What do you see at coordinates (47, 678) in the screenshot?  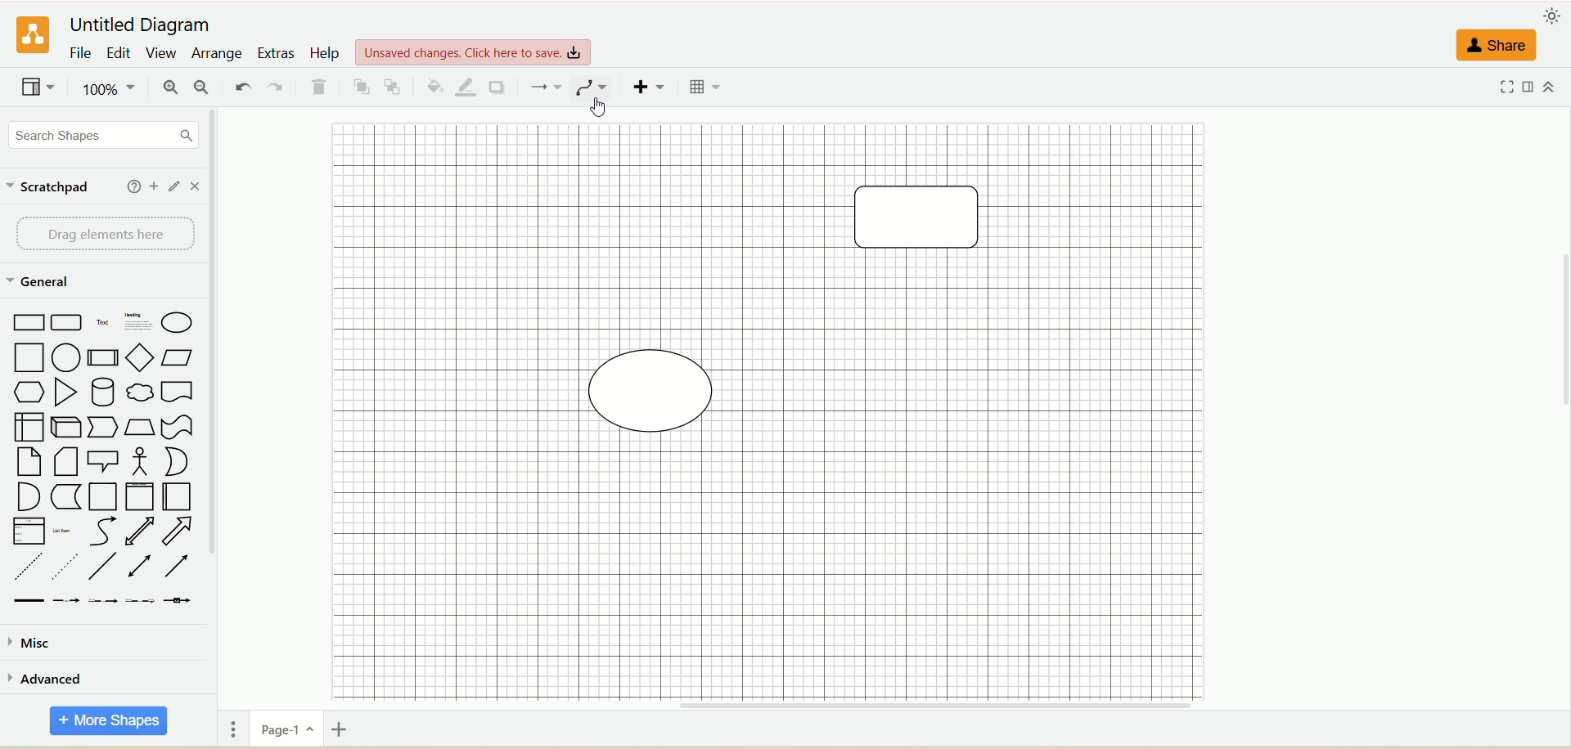 I see `advanced` at bounding box center [47, 678].